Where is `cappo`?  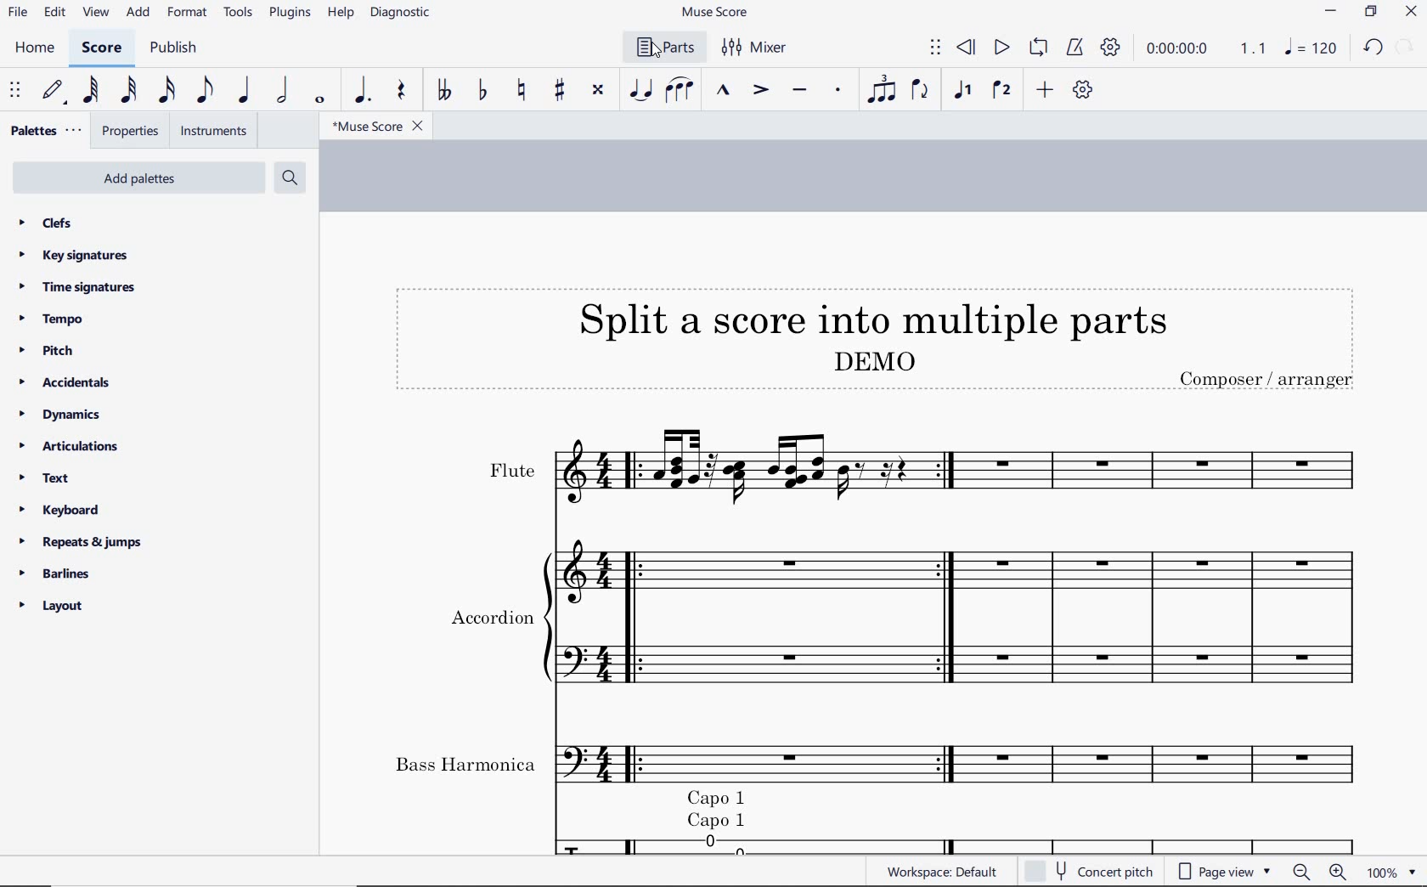
cappo is located at coordinates (722, 809).